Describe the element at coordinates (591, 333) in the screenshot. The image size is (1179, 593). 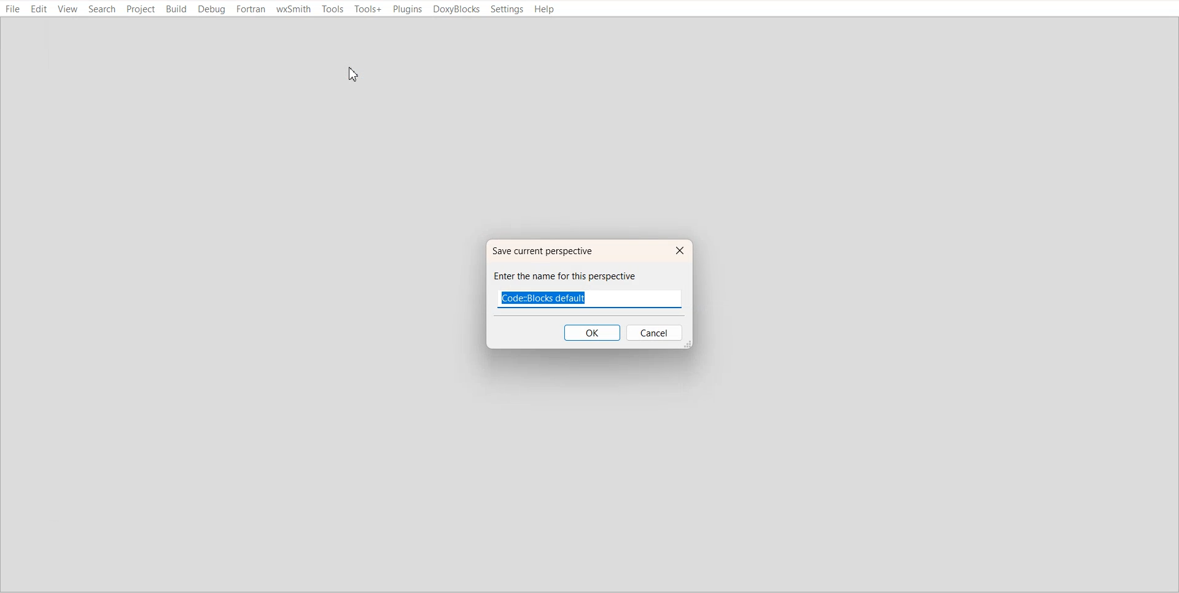
I see `OK` at that location.